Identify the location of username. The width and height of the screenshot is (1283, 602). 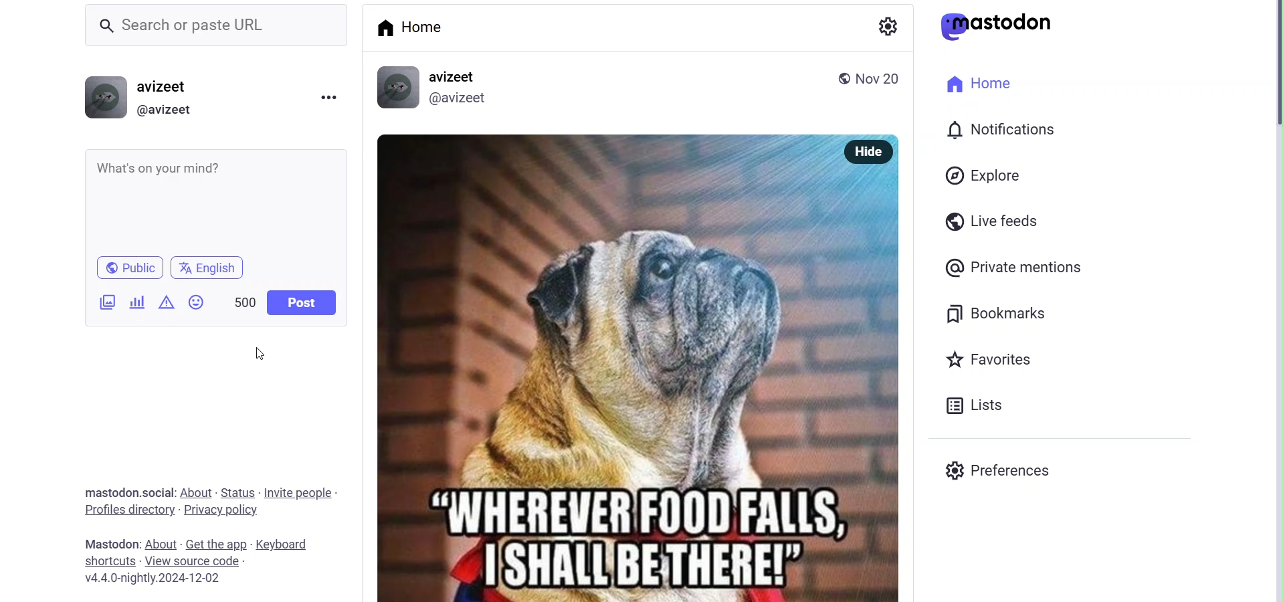
(173, 86).